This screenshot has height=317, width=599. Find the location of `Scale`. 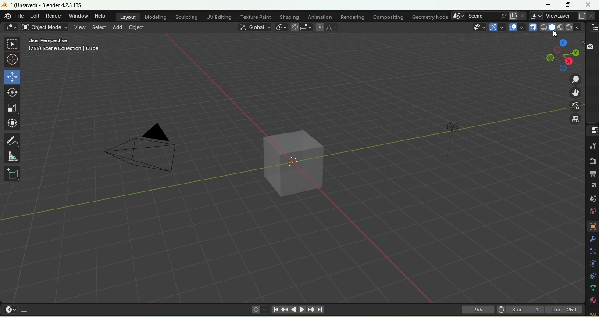

Scale is located at coordinates (13, 108).